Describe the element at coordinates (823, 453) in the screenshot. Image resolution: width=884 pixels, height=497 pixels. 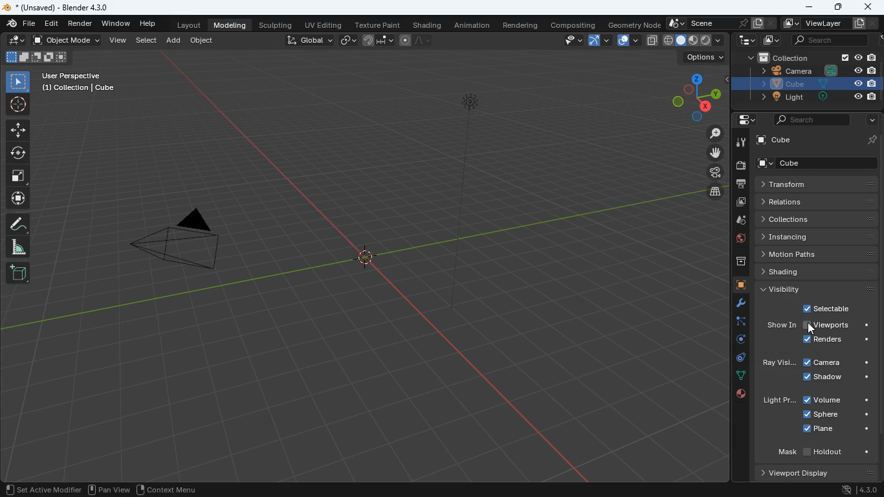
I see `mask` at that location.